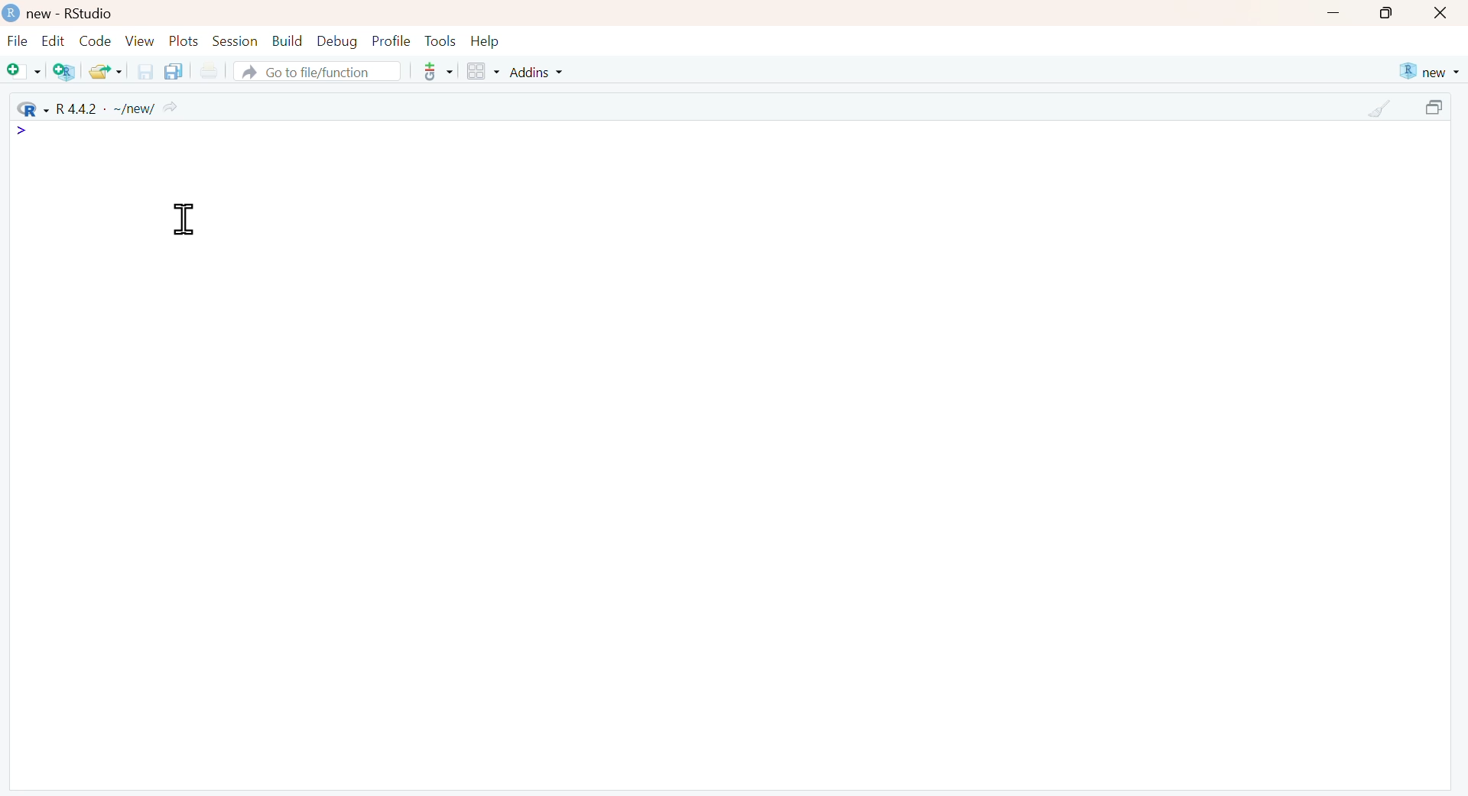  What do you see at coordinates (18, 42) in the screenshot?
I see `File` at bounding box center [18, 42].